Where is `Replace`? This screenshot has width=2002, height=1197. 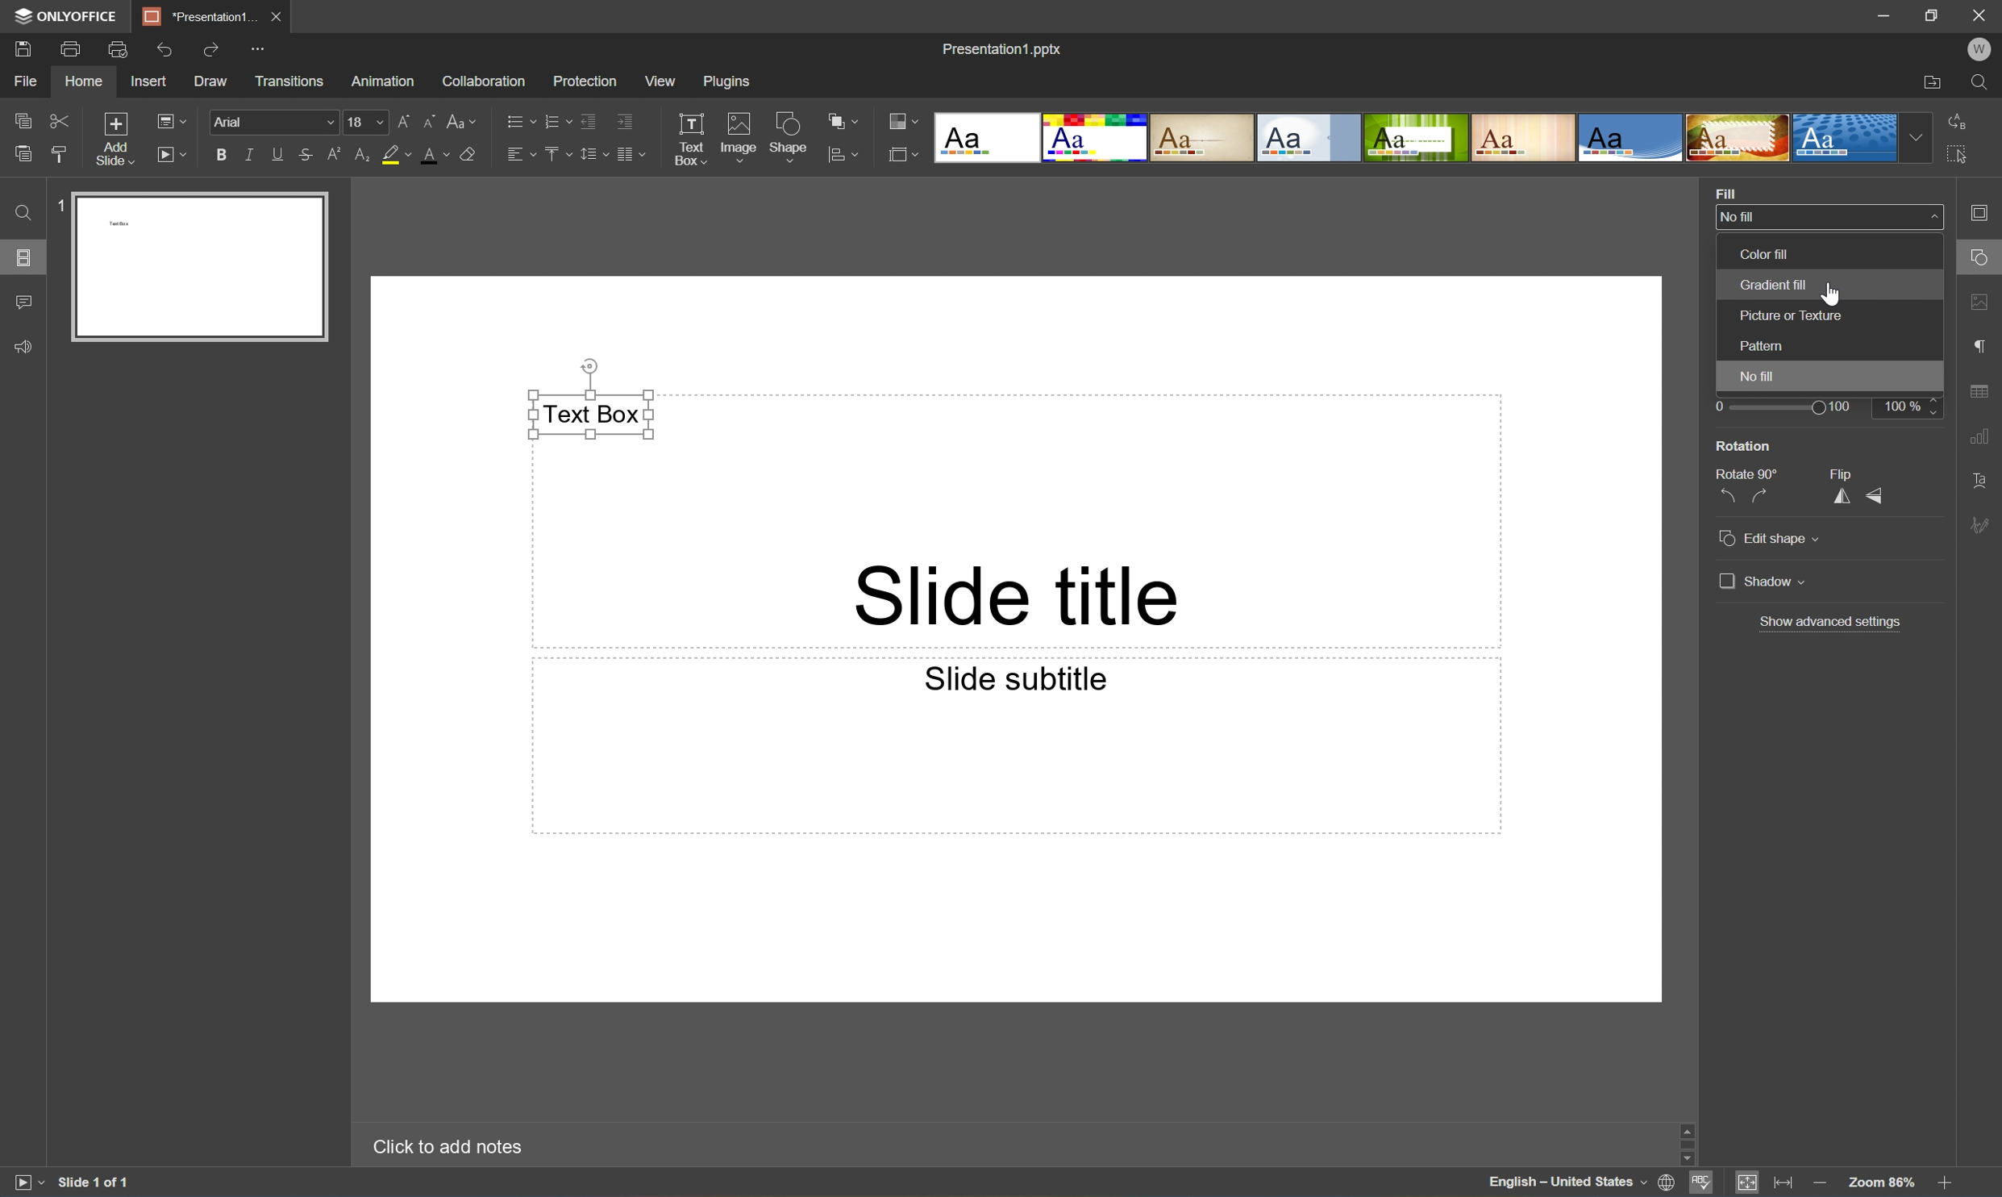
Replace is located at coordinates (1958, 119).